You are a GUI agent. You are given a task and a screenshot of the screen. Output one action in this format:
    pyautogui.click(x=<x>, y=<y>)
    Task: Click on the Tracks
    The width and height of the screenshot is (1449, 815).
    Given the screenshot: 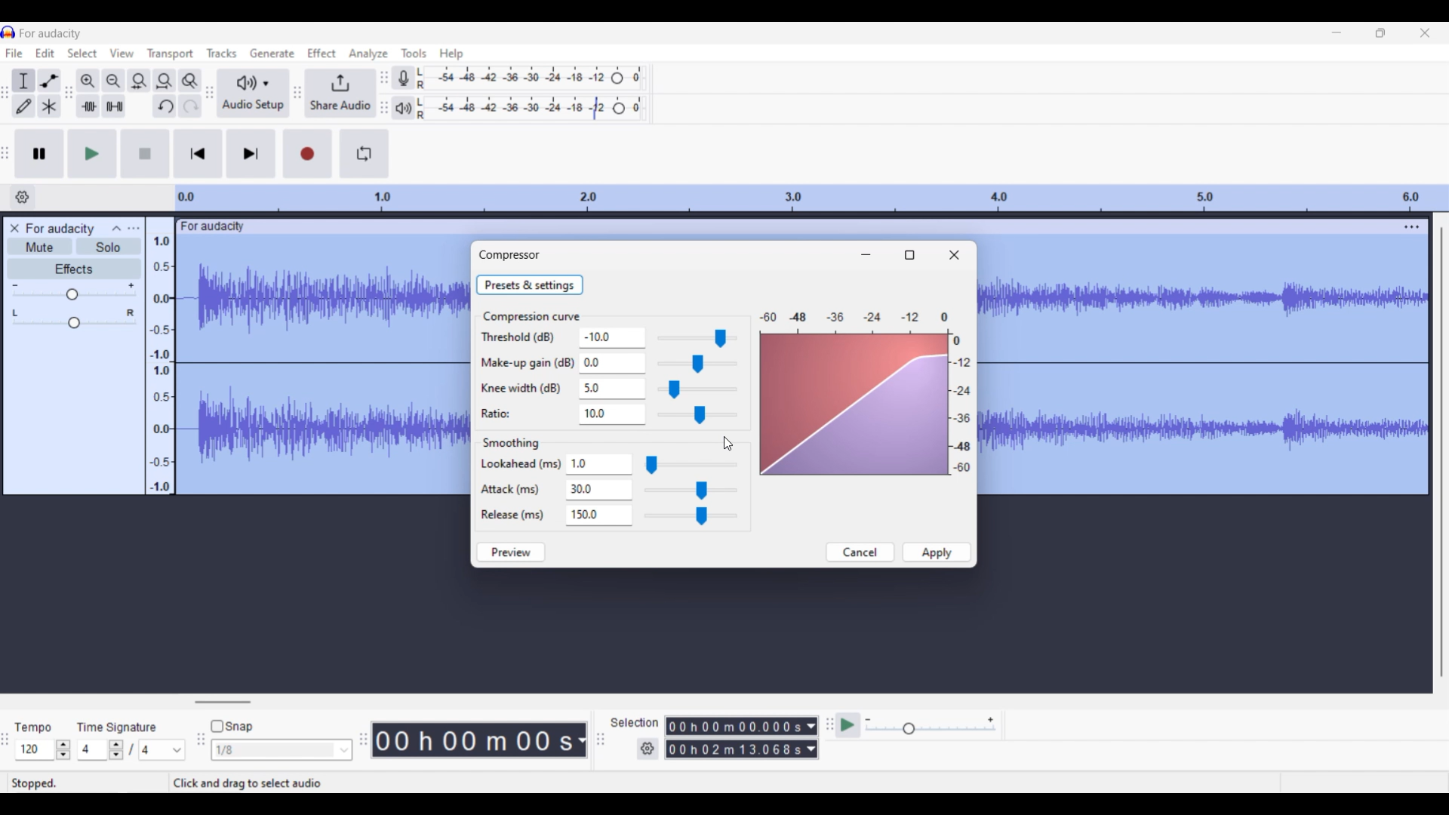 What is the action you would take?
    pyautogui.click(x=221, y=53)
    